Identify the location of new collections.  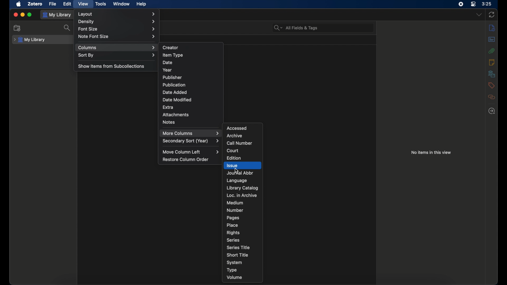
(17, 28).